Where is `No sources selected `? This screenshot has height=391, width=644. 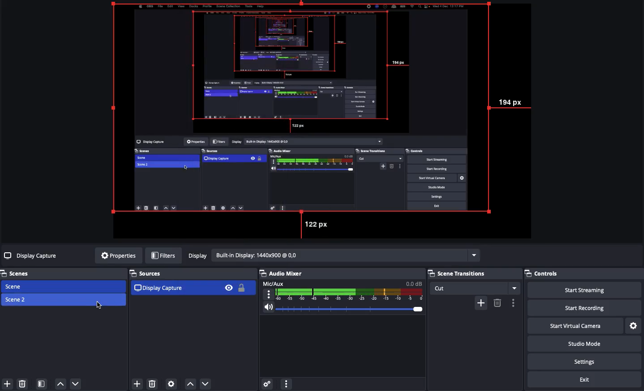
No sources selected  is located at coordinates (32, 256).